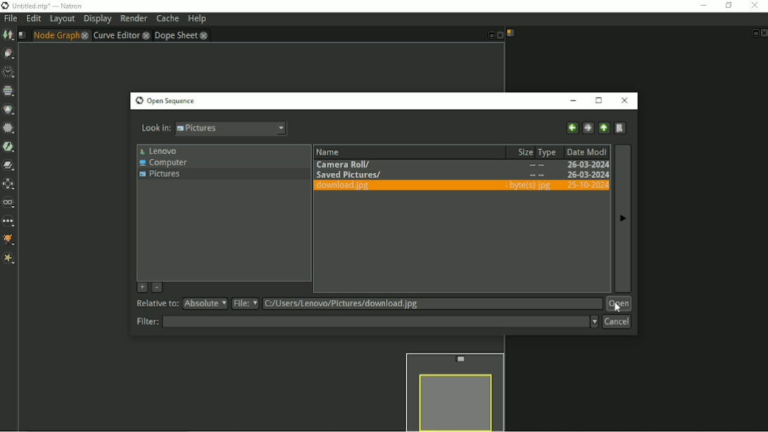 The width and height of the screenshot is (768, 432). Describe the element at coordinates (345, 304) in the screenshot. I see `C:/Users/L enovo/Pictures/download.|pg` at that location.